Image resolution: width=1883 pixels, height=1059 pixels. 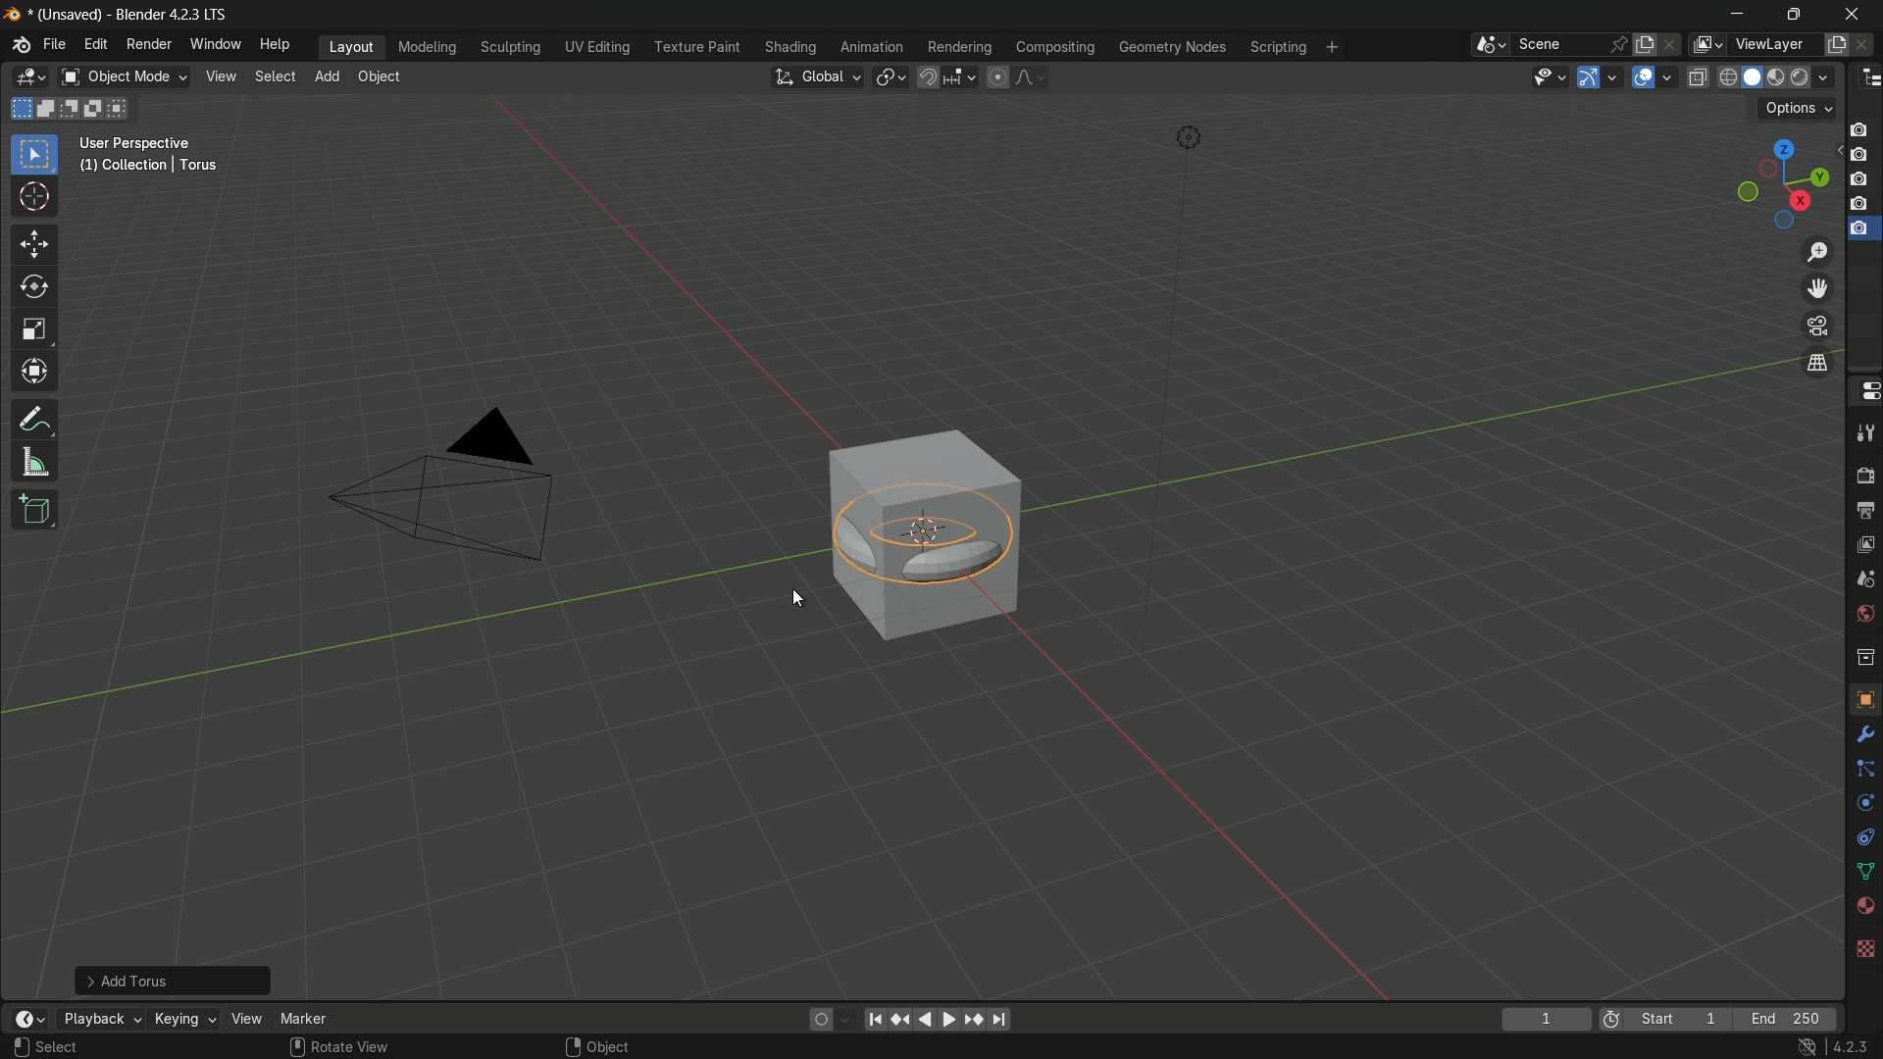 What do you see at coordinates (977, 1021) in the screenshot?
I see `jump to keyframe` at bounding box center [977, 1021].